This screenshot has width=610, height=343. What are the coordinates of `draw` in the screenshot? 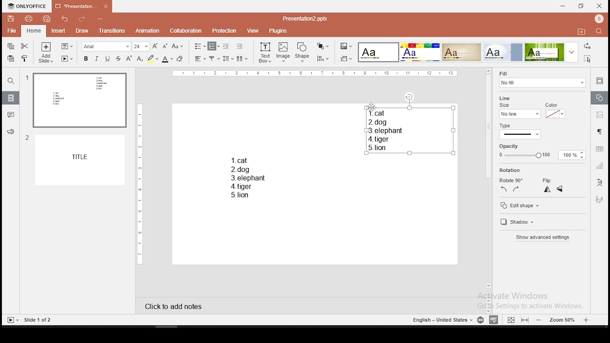 It's located at (82, 31).